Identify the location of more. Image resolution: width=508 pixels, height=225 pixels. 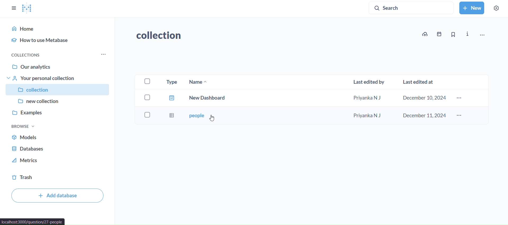
(103, 55).